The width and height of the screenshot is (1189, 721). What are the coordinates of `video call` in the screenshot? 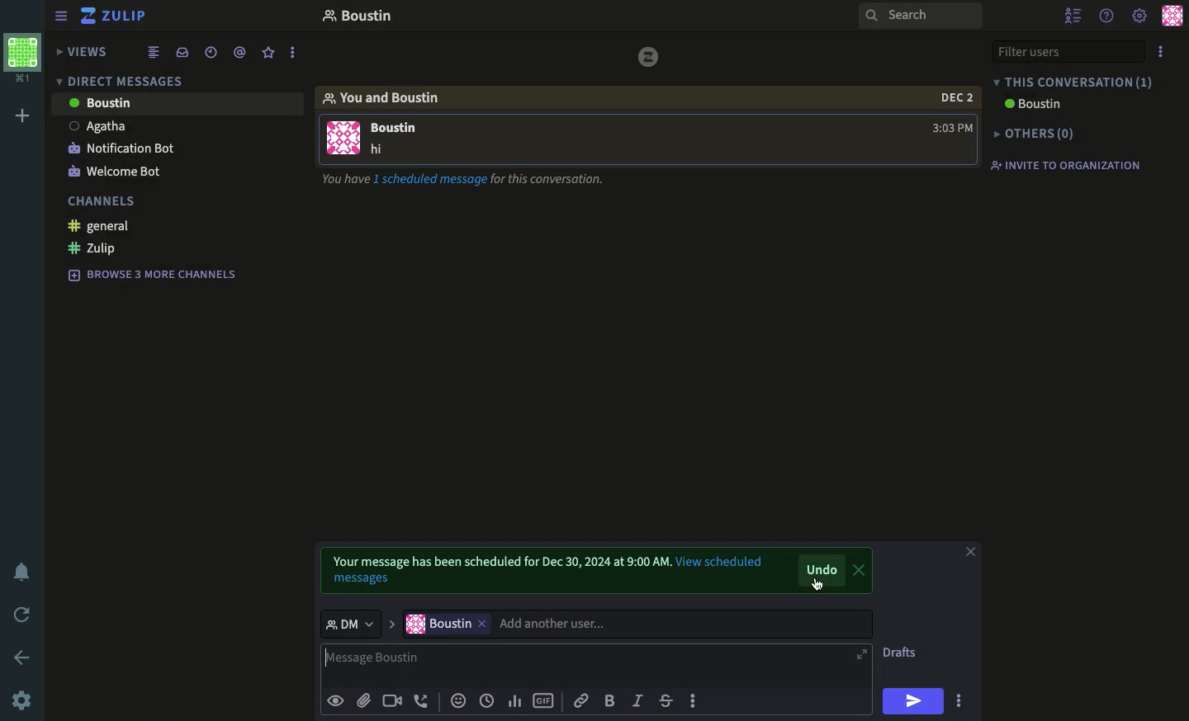 It's located at (391, 700).